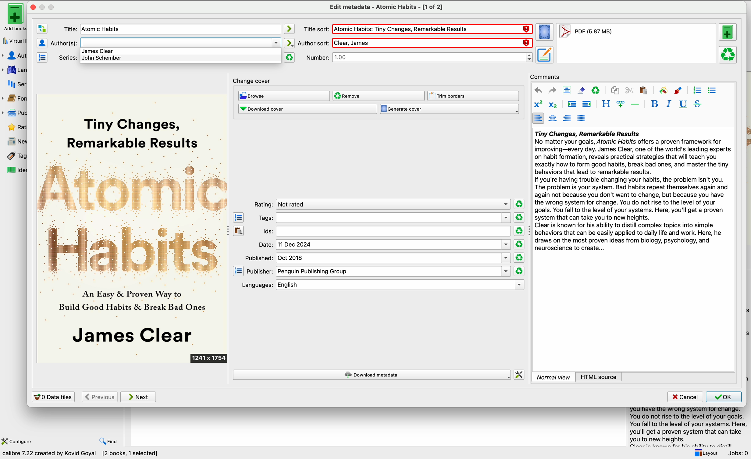  I want to click on clear rating, so click(518, 231).